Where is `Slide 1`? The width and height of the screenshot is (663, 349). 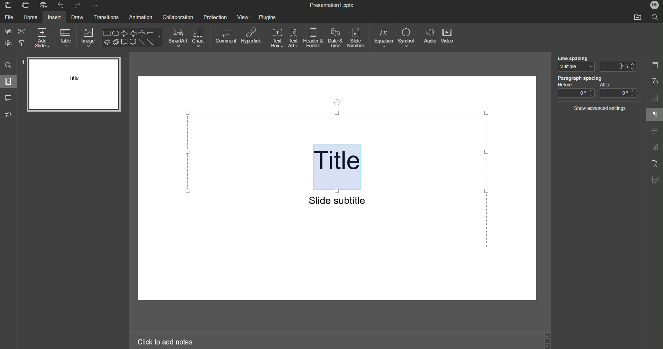 Slide 1 is located at coordinates (74, 84).